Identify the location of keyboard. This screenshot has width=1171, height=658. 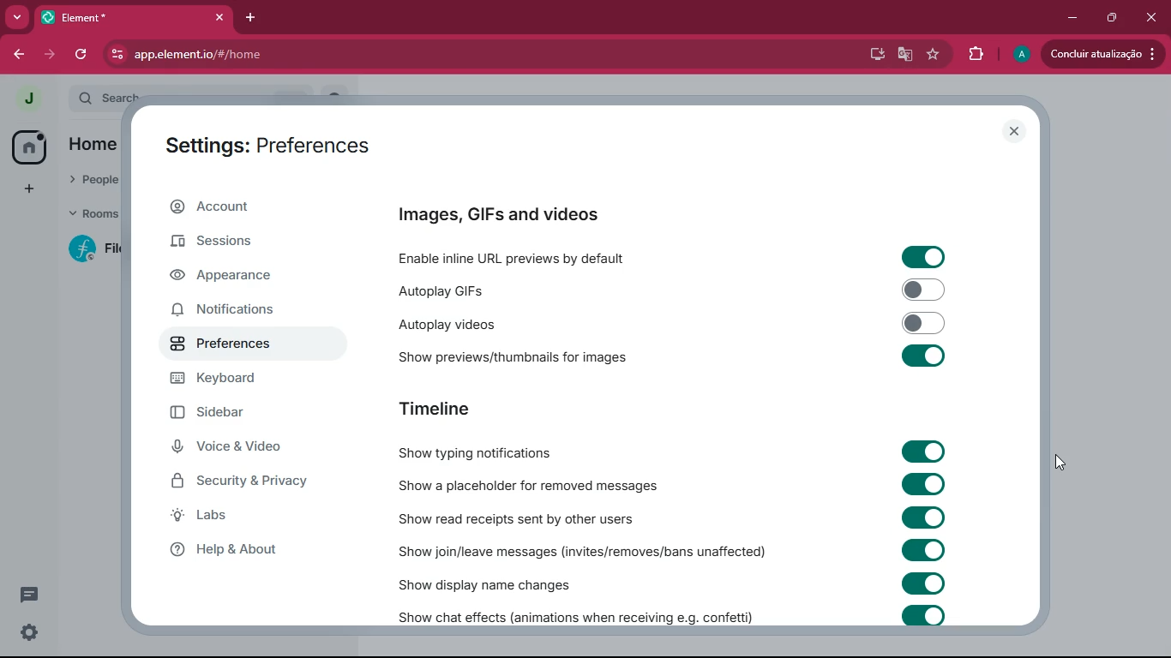
(225, 380).